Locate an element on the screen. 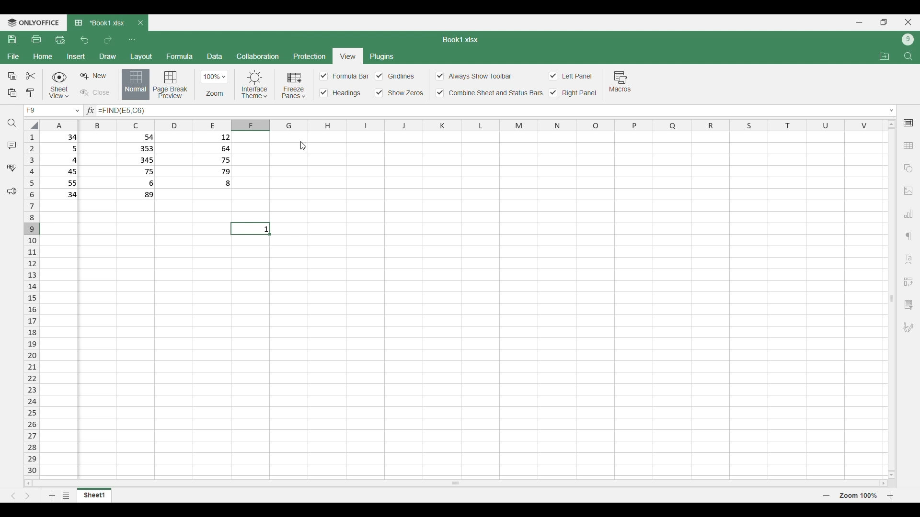 The height and width of the screenshot is (517, 920). Add digital signature or signature line is located at coordinates (908, 327).